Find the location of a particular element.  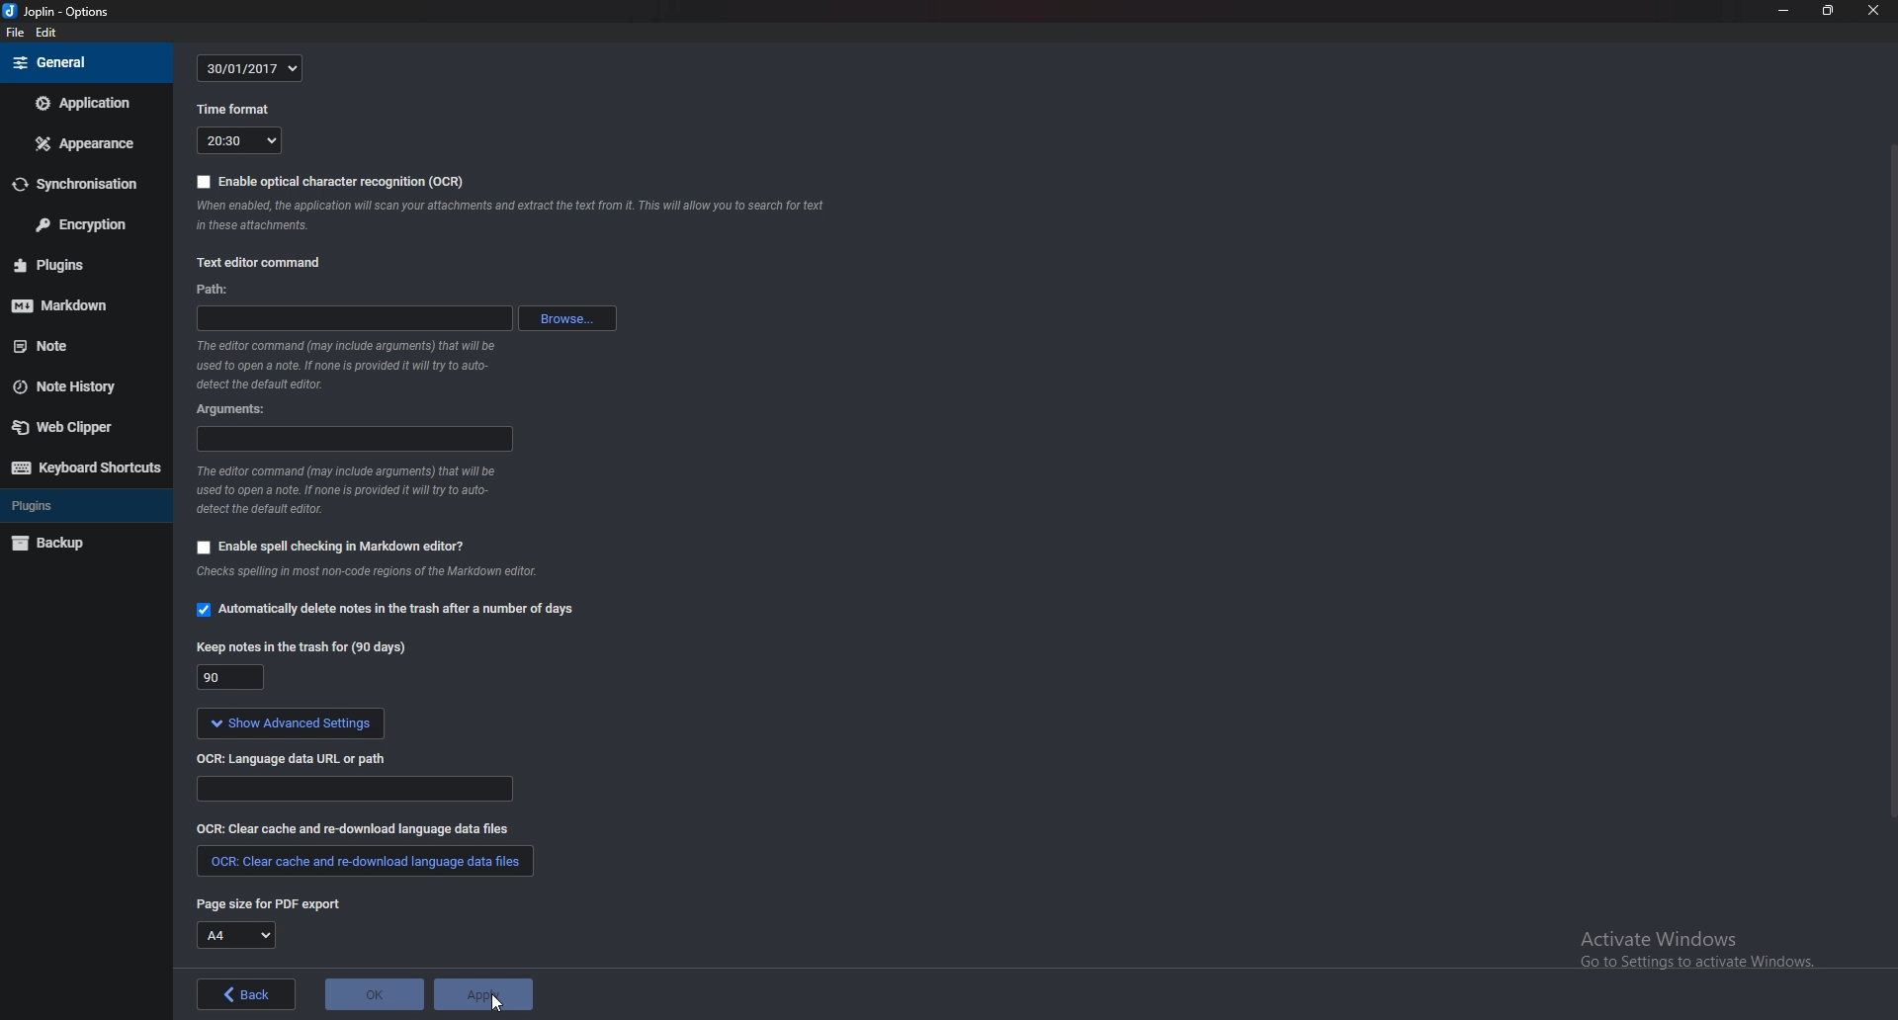

Appearance is located at coordinates (85, 143).